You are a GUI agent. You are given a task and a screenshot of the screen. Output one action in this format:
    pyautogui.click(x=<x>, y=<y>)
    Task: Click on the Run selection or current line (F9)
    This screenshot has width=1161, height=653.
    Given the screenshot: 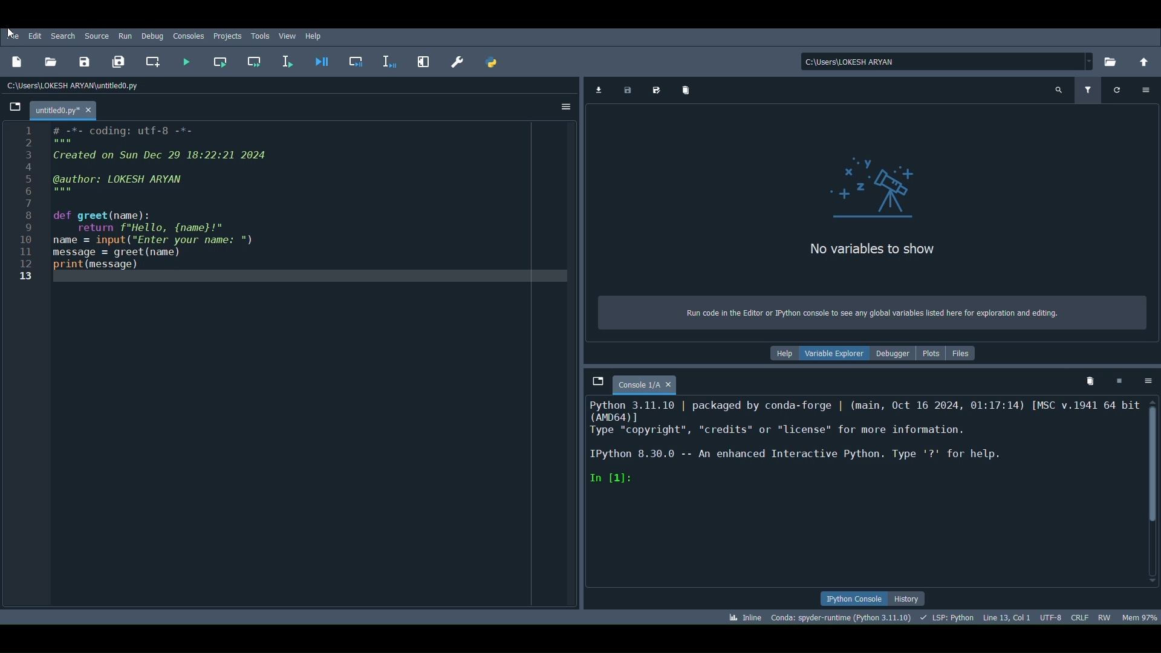 What is the action you would take?
    pyautogui.click(x=287, y=60)
    